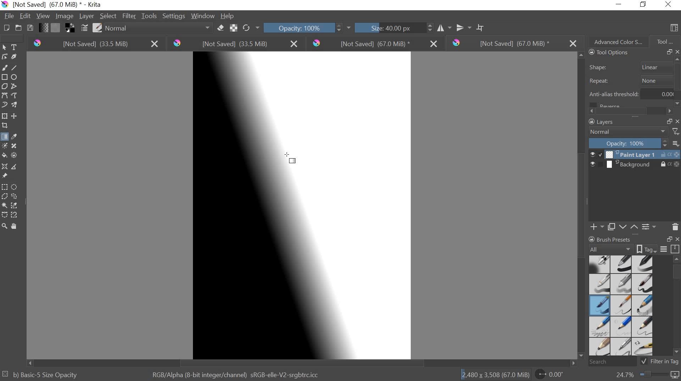  I want to click on TOOLS OPTIONS, so click(607, 53).